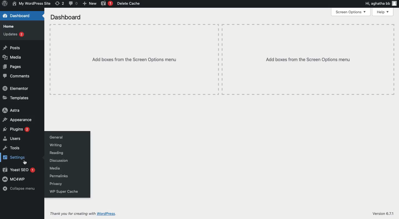  What do you see at coordinates (129, 4) in the screenshot?
I see `Delete cache` at bounding box center [129, 4].